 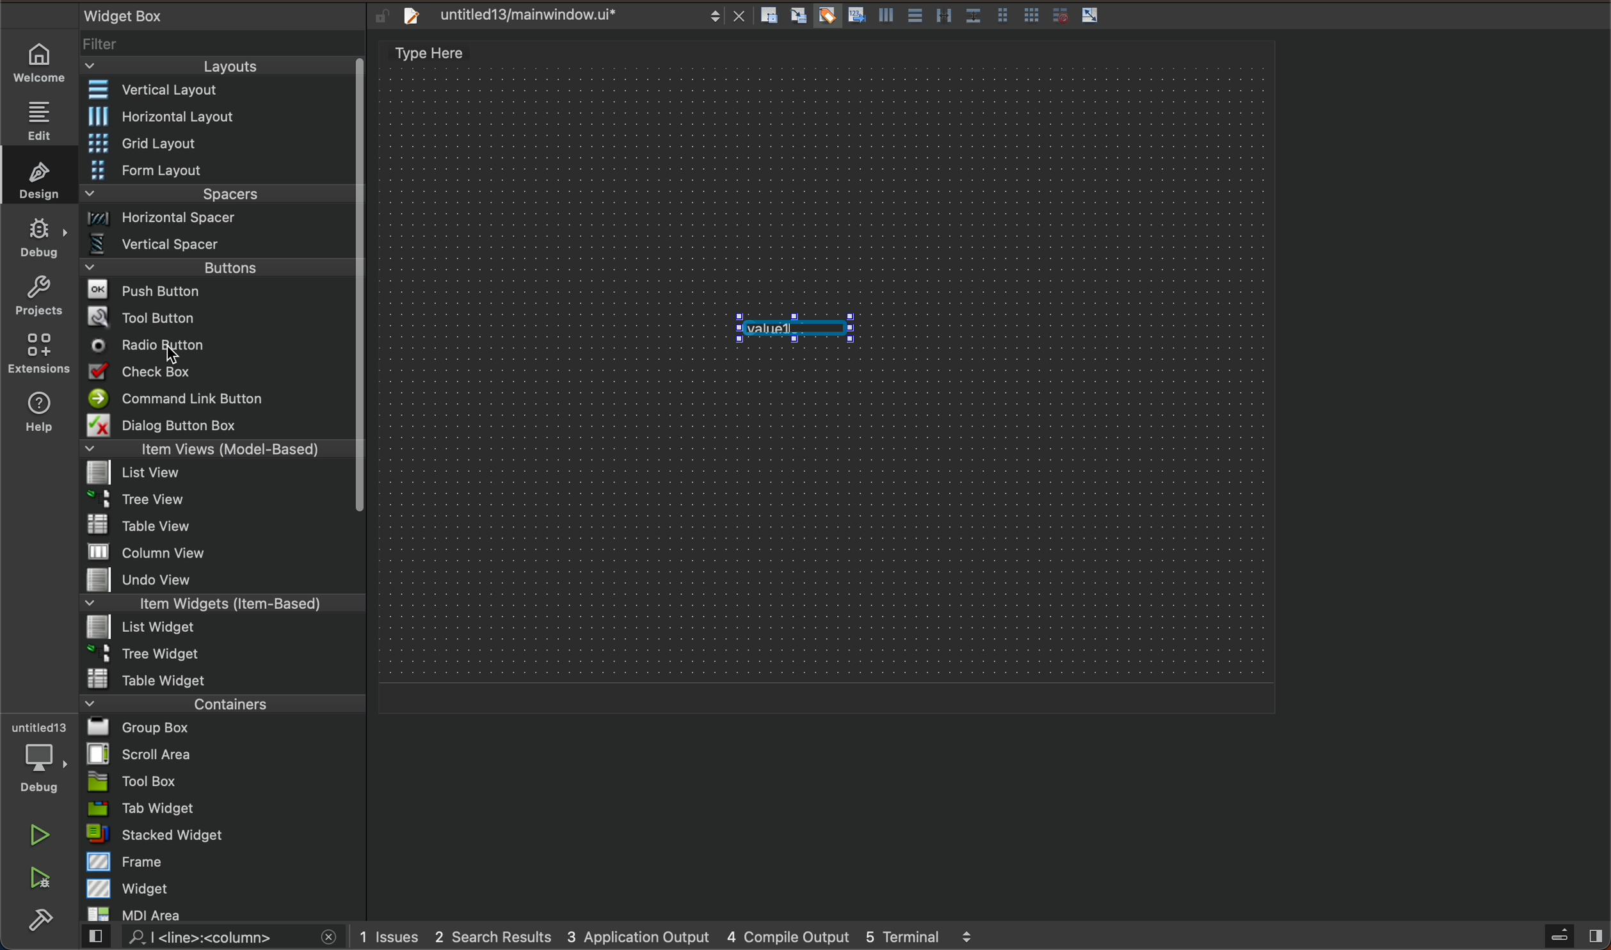 I want to click on tab, so click(x=225, y=808).